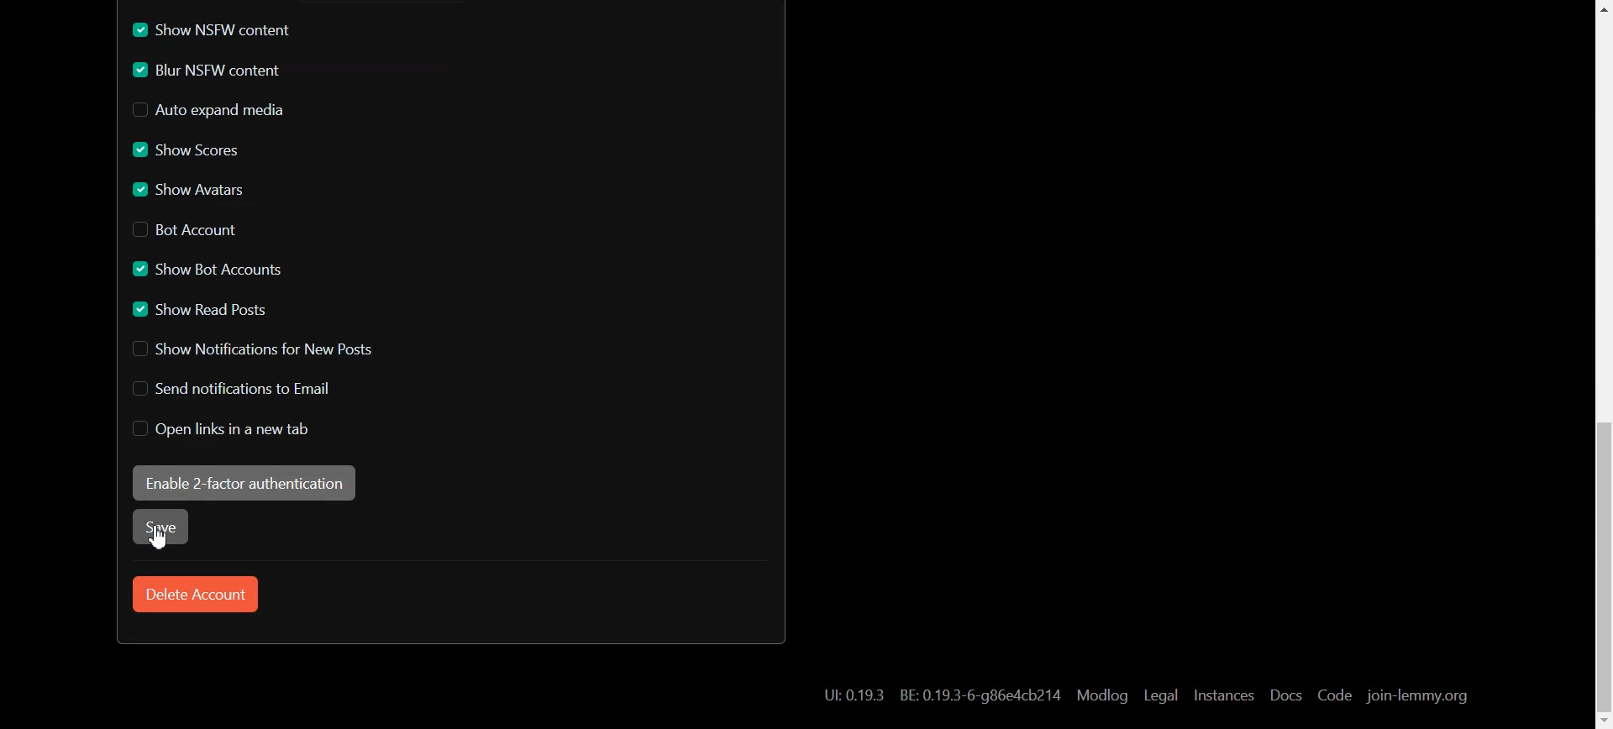 This screenshot has width=1613, height=729. Describe the element at coordinates (211, 70) in the screenshot. I see `Enable Blur NSFW content` at that location.